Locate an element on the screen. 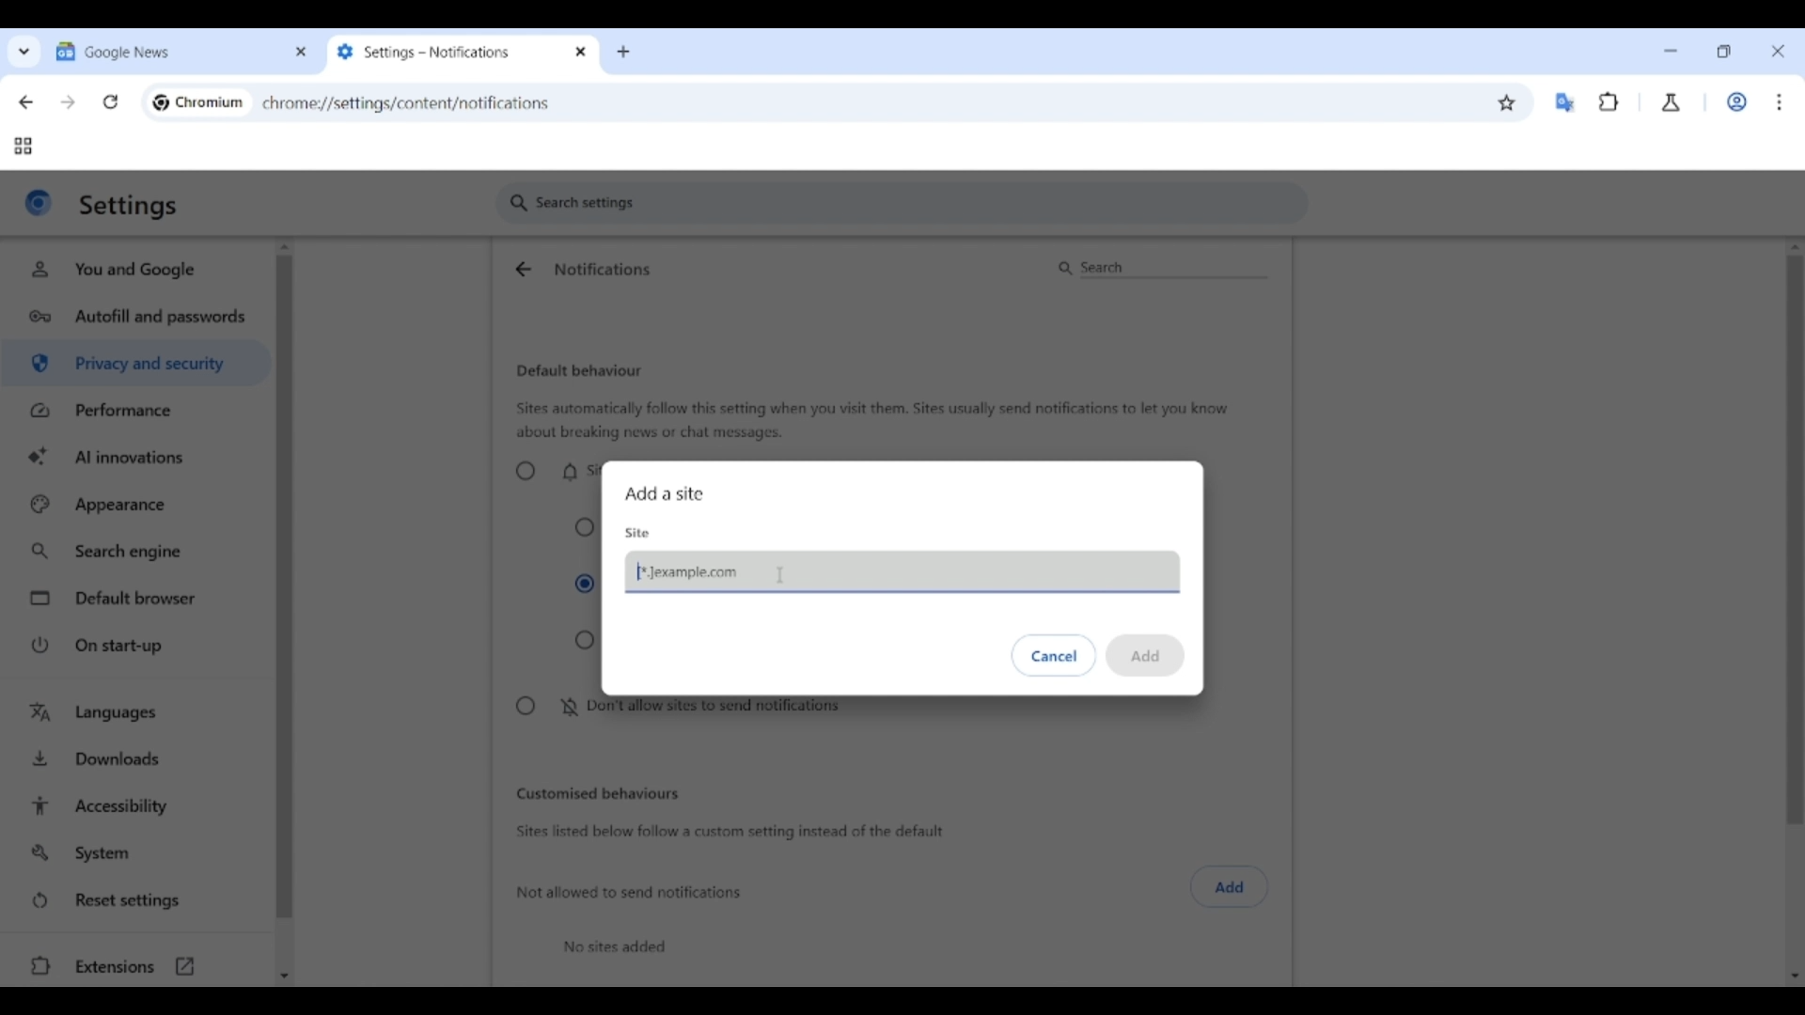 The image size is (1805, 1015). Search engine is located at coordinates (137, 552).